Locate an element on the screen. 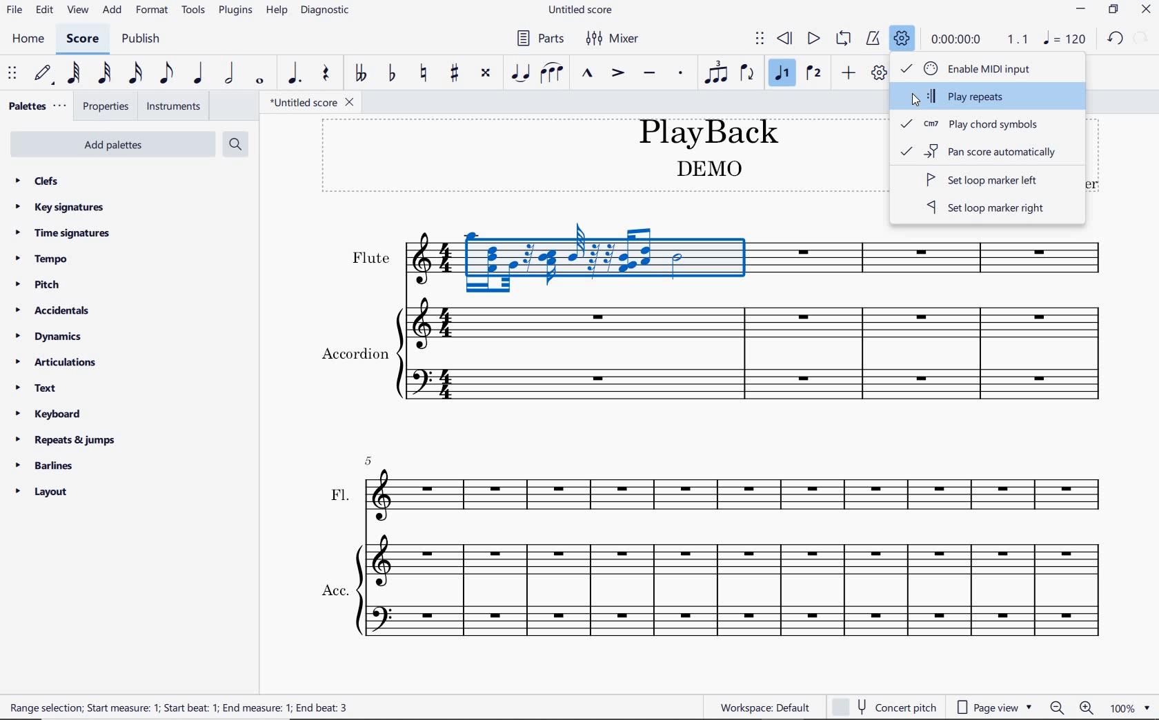 This screenshot has width=1159, height=720. file is located at coordinates (14, 10).